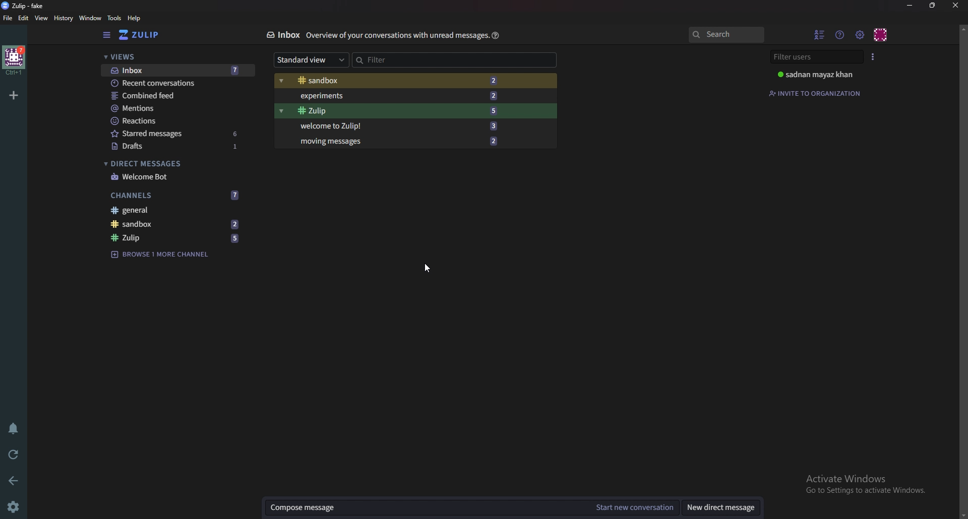  What do you see at coordinates (354, 96) in the screenshot?
I see `Experiments` at bounding box center [354, 96].